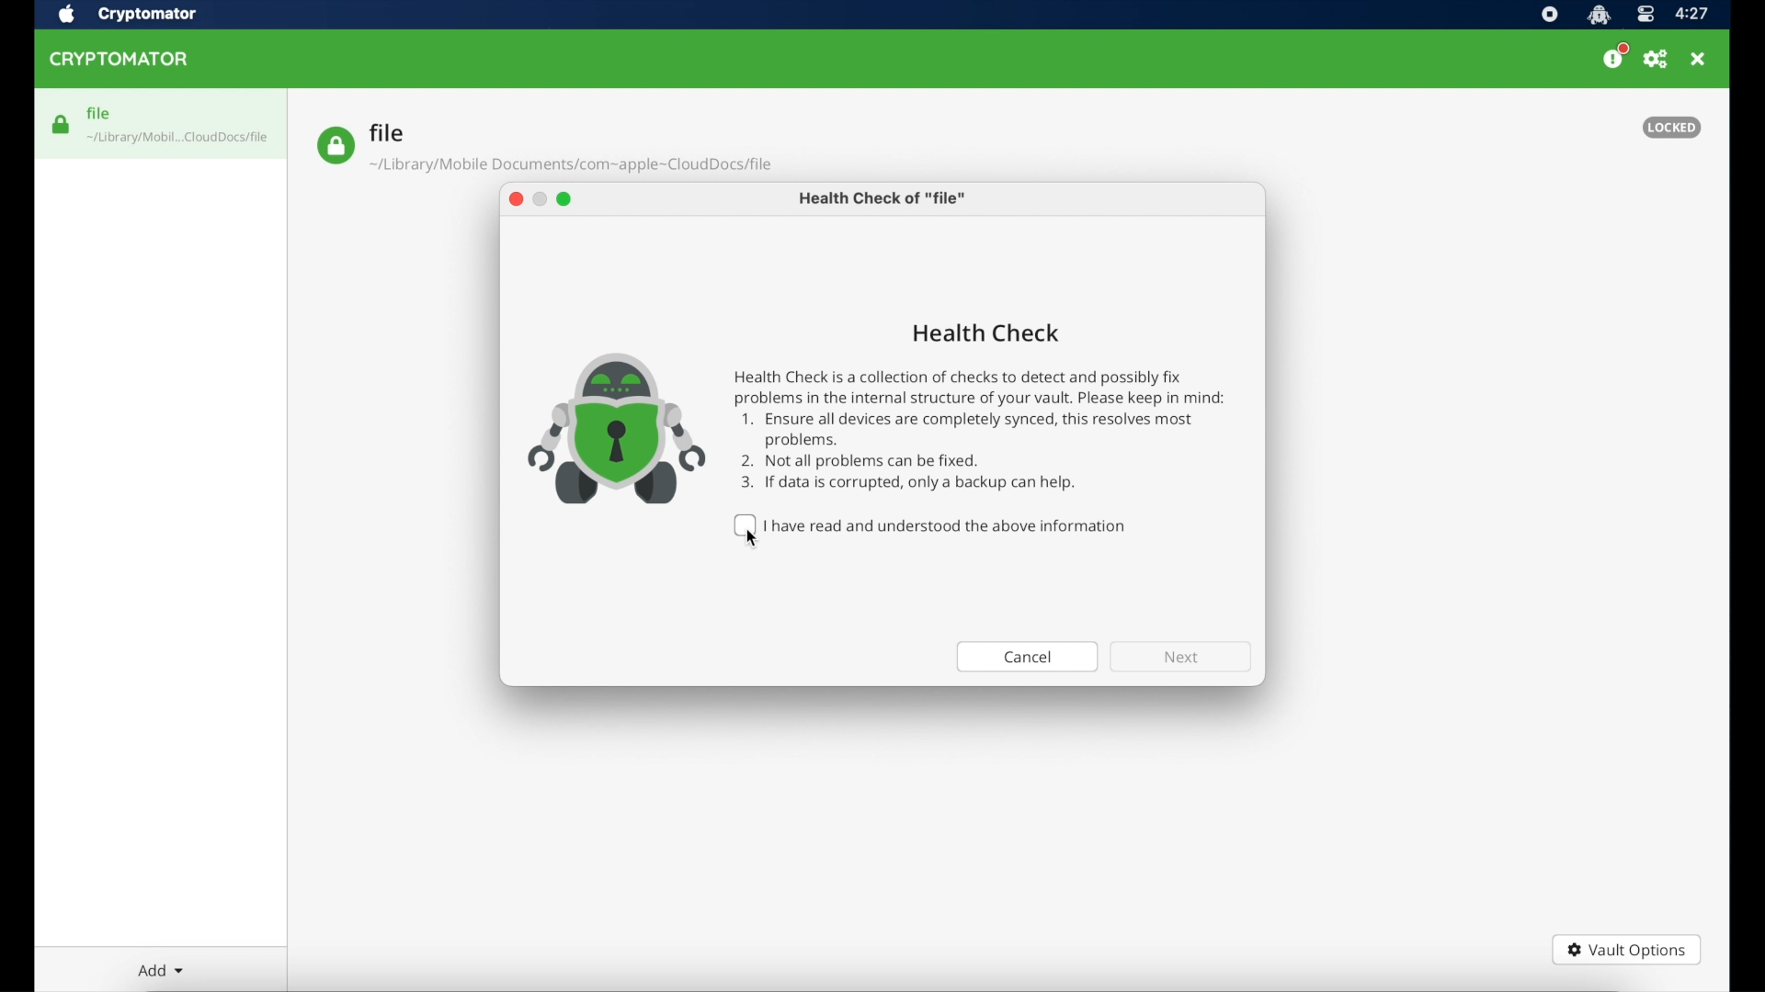 This screenshot has height=992, width=1765. What do you see at coordinates (1700, 60) in the screenshot?
I see `close` at bounding box center [1700, 60].